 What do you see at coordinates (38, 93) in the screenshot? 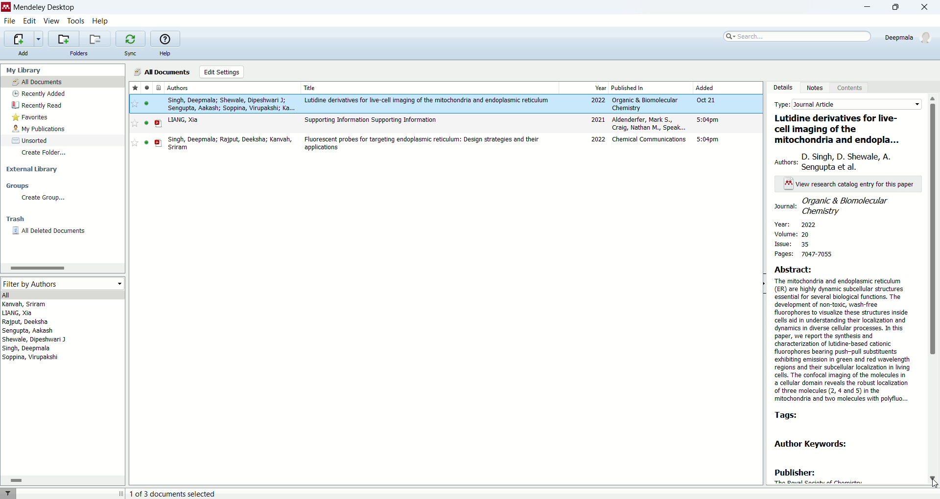
I see `recently added` at bounding box center [38, 93].